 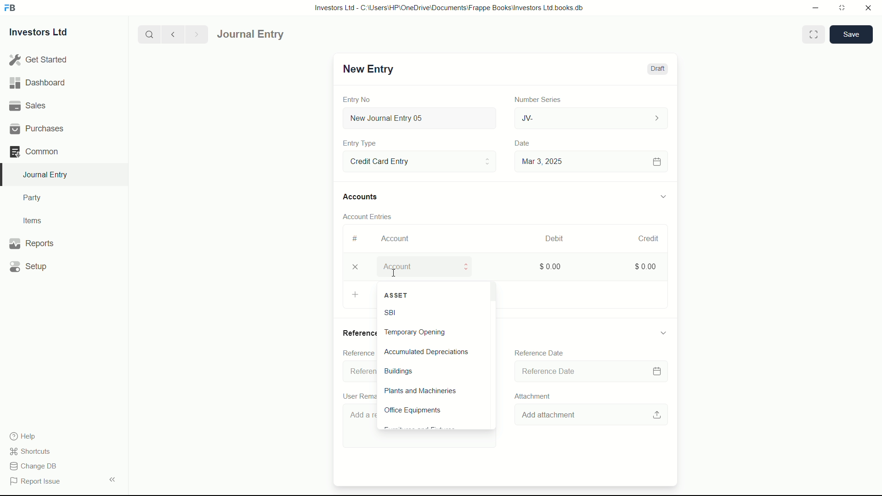 I want to click on New Entry, so click(x=367, y=69).